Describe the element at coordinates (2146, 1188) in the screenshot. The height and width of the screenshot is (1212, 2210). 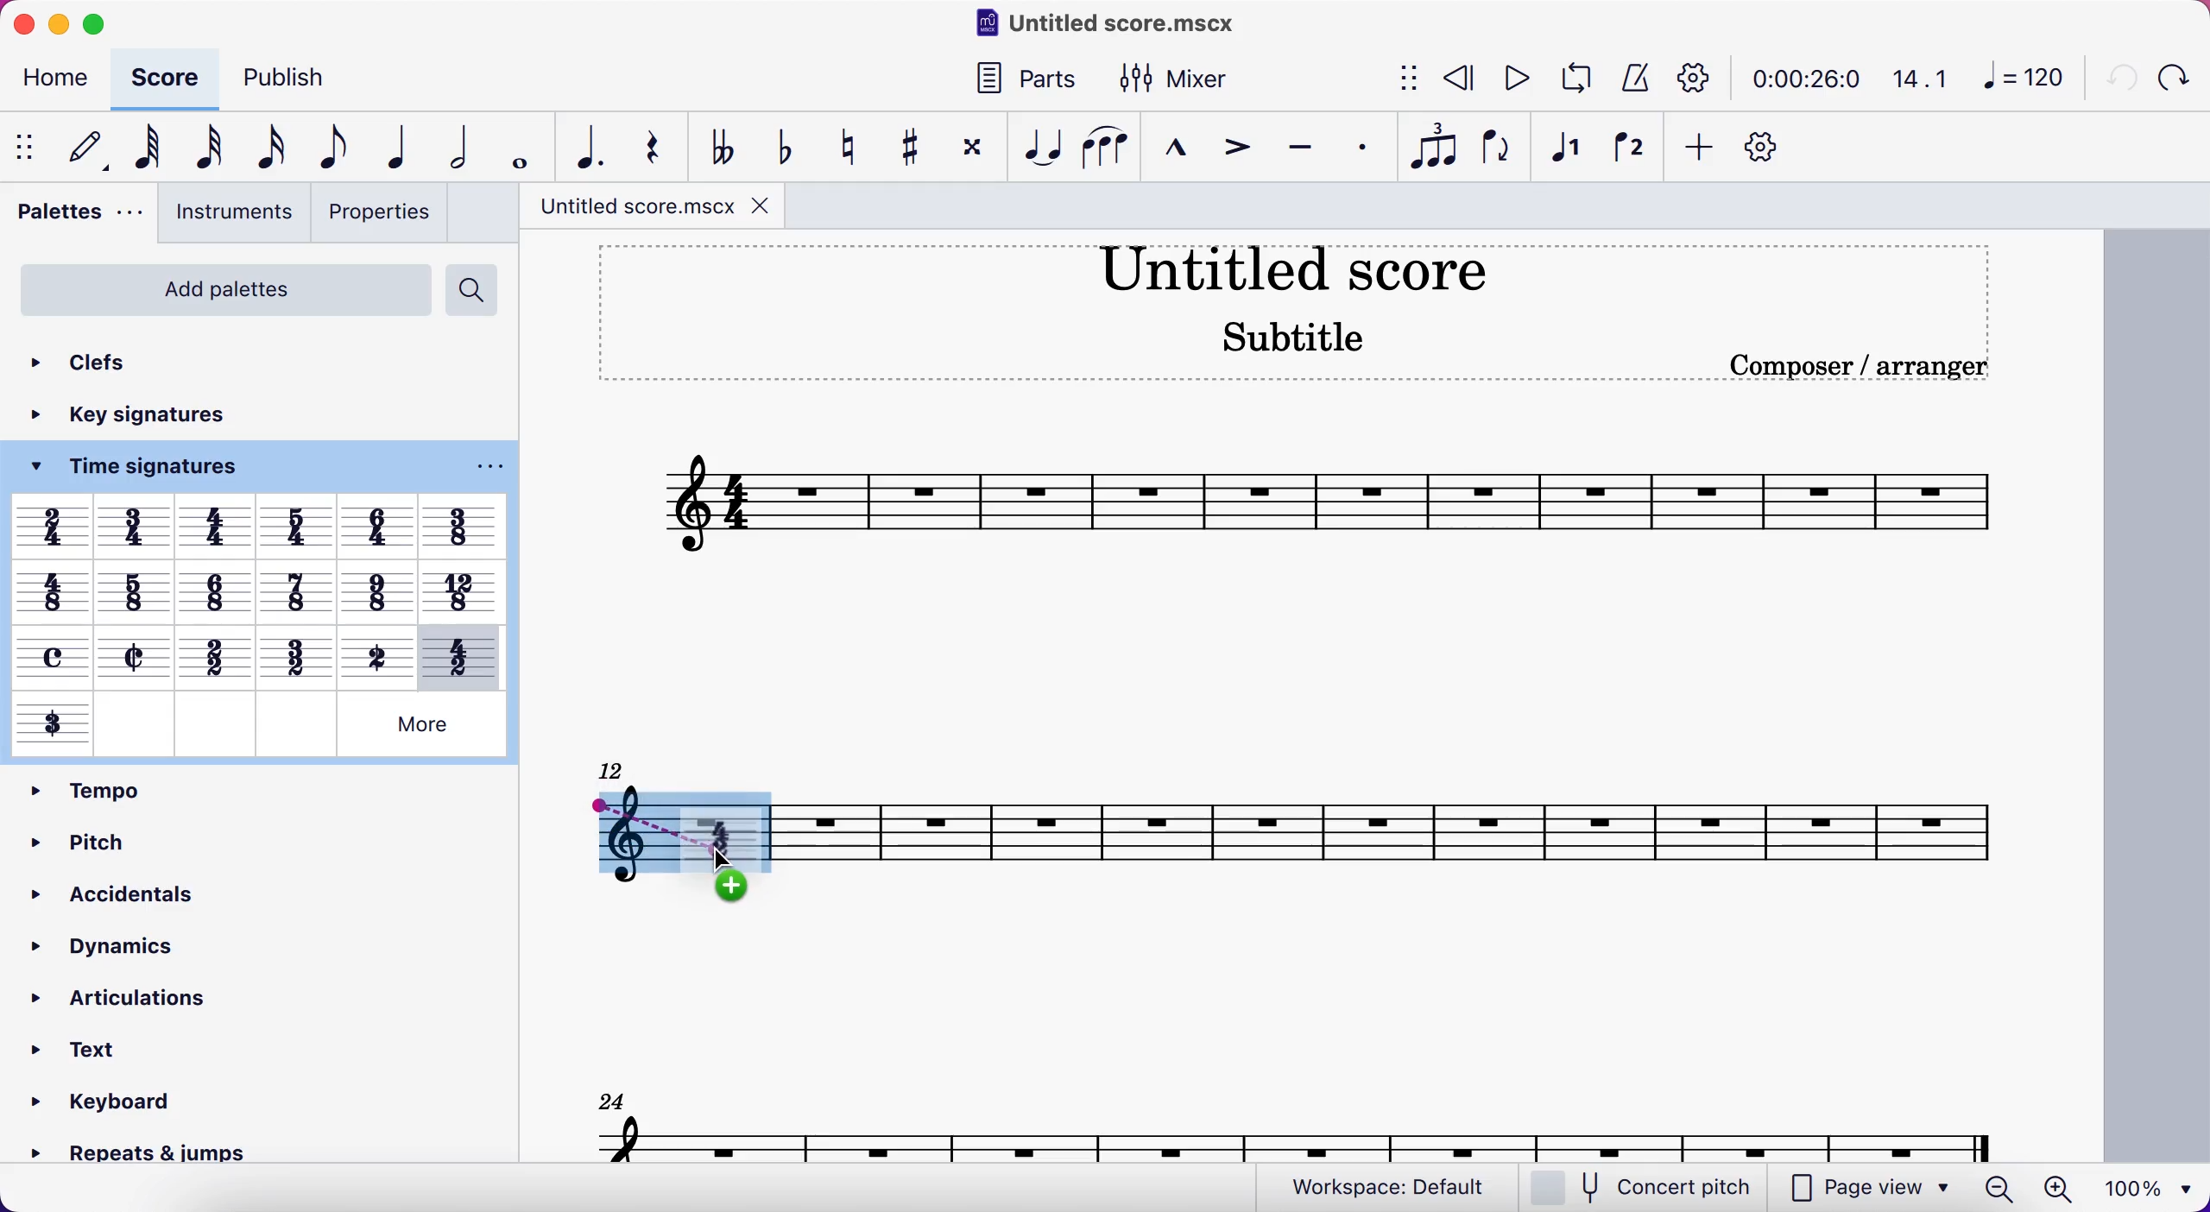
I see `100%` at that location.